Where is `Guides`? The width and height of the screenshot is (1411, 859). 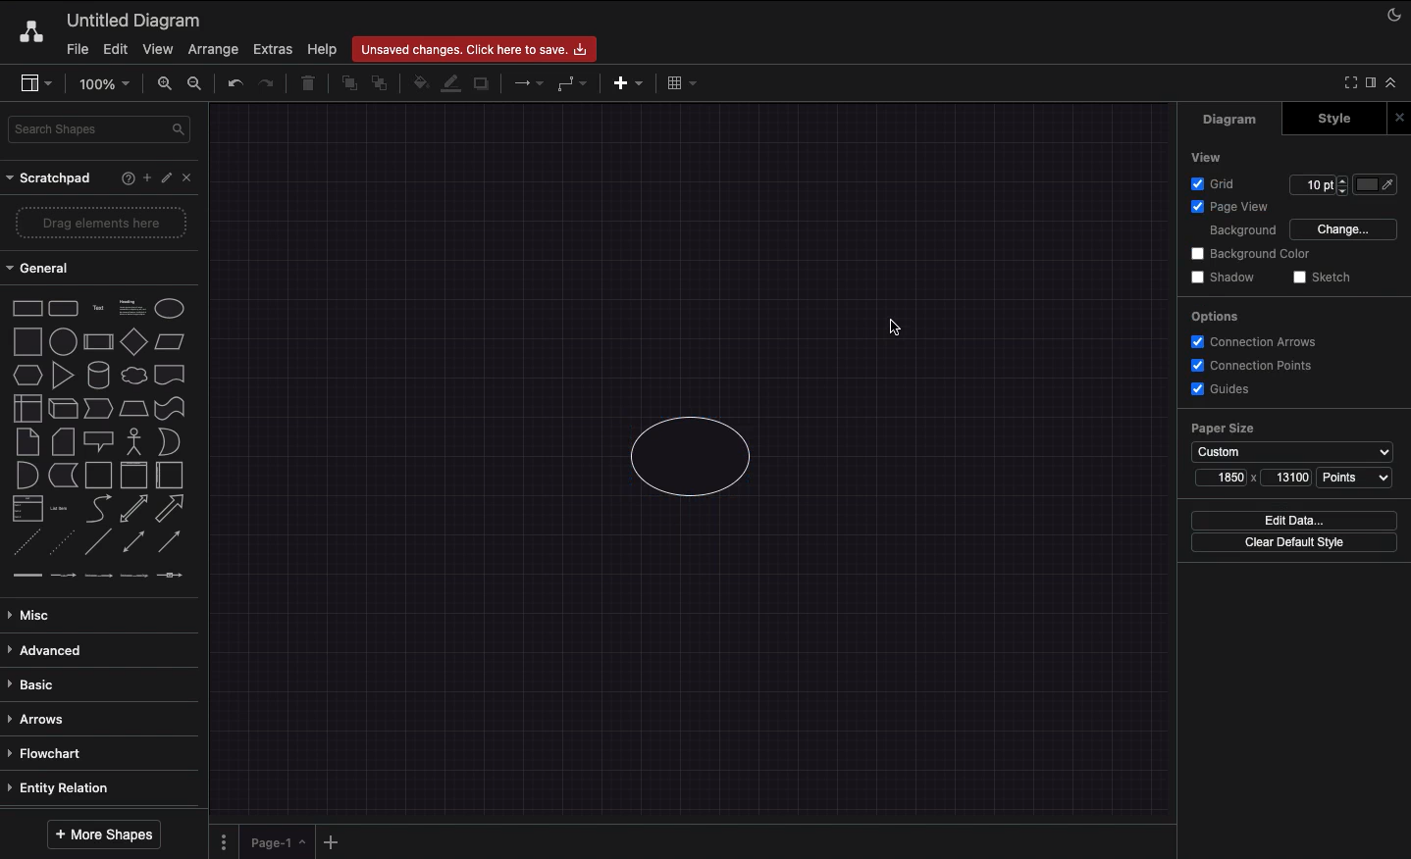
Guides is located at coordinates (1224, 390).